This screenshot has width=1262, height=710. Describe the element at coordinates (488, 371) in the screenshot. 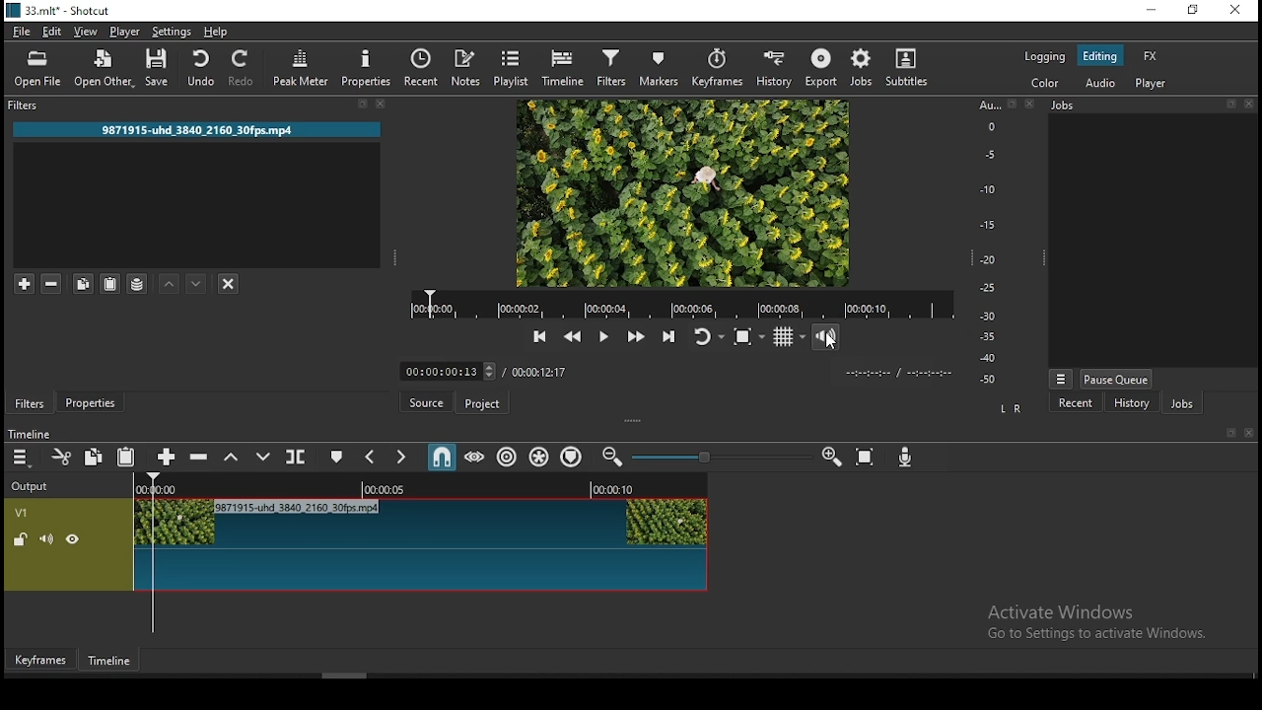

I see `timer` at that location.